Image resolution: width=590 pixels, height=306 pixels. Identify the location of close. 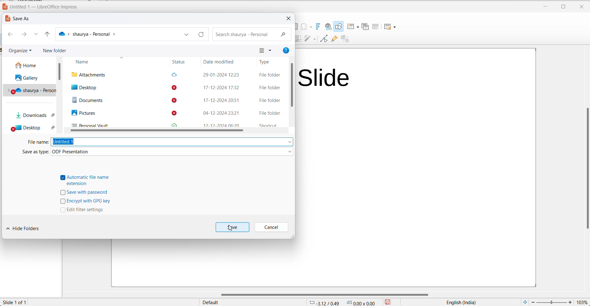
(580, 7).